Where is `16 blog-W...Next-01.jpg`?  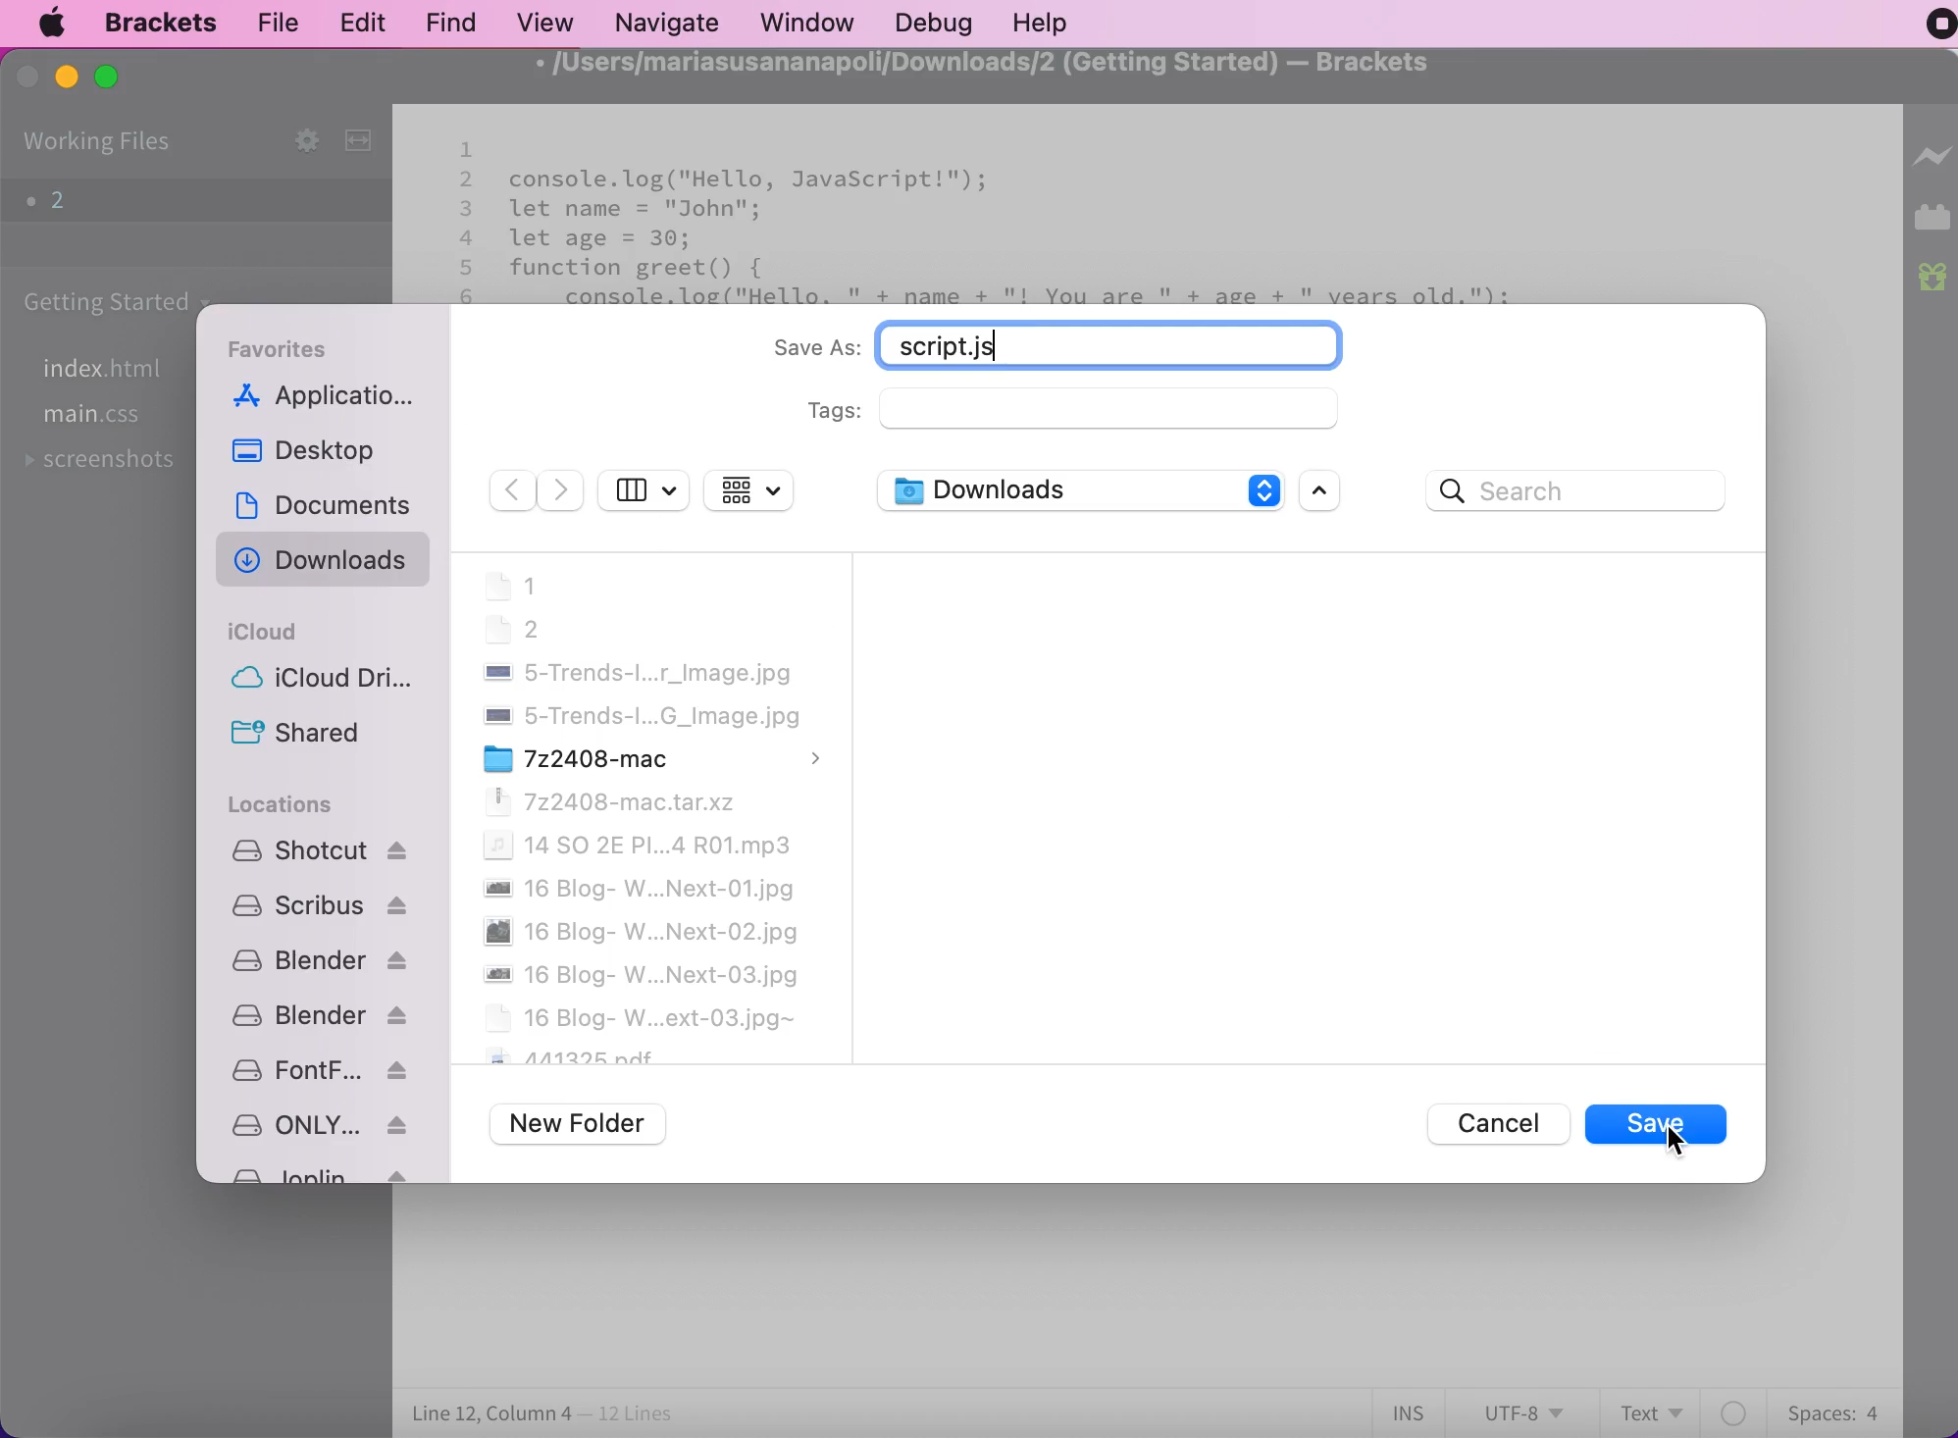 16 blog-W...Next-01.jpg is located at coordinates (638, 889).